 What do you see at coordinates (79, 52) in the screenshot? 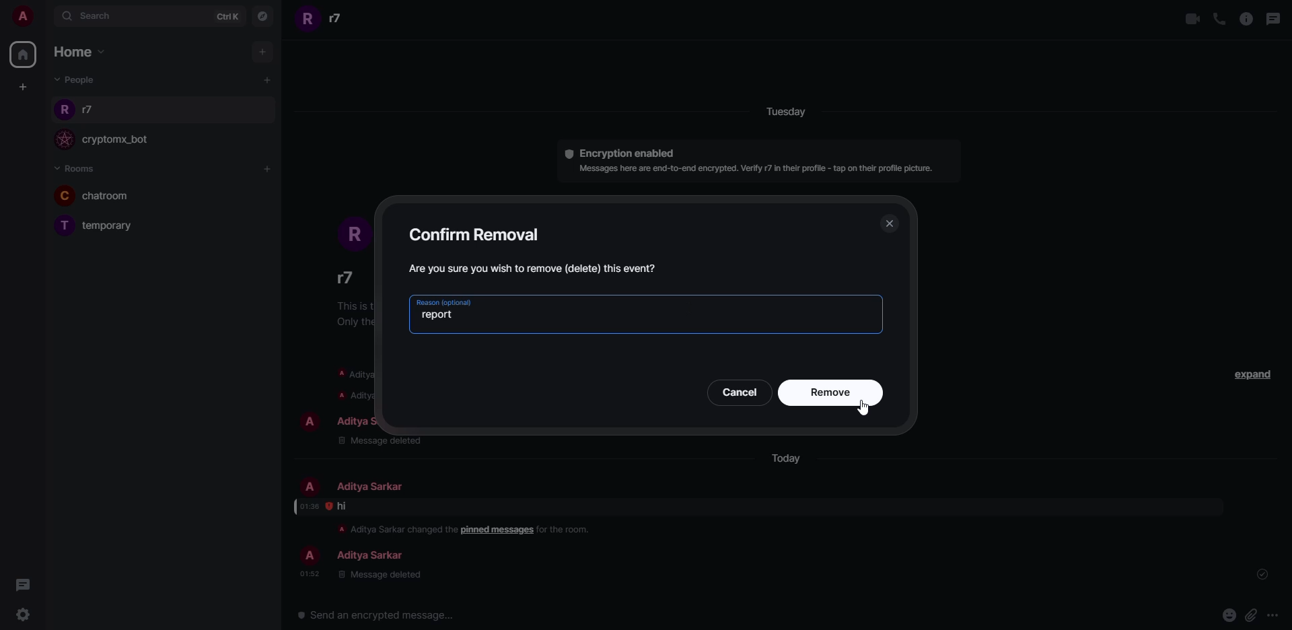
I see `home` at bounding box center [79, 52].